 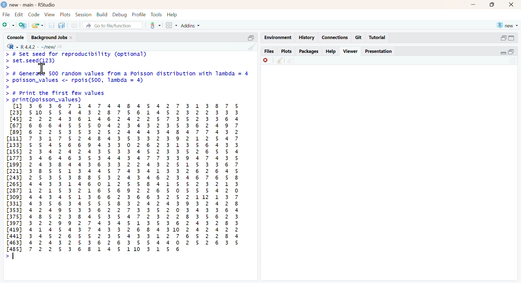 I want to click on cursor, so click(x=42, y=69).